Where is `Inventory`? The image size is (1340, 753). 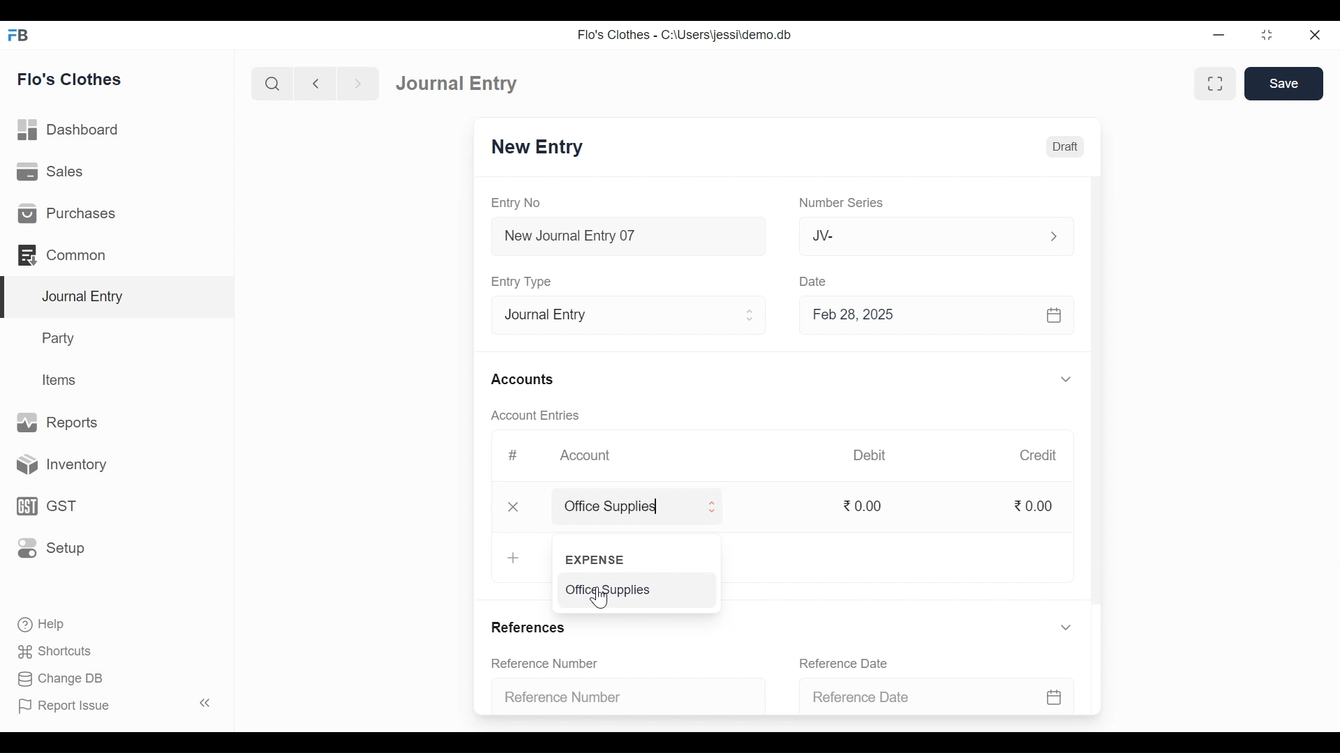 Inventory is located at coordinates (57, 466).